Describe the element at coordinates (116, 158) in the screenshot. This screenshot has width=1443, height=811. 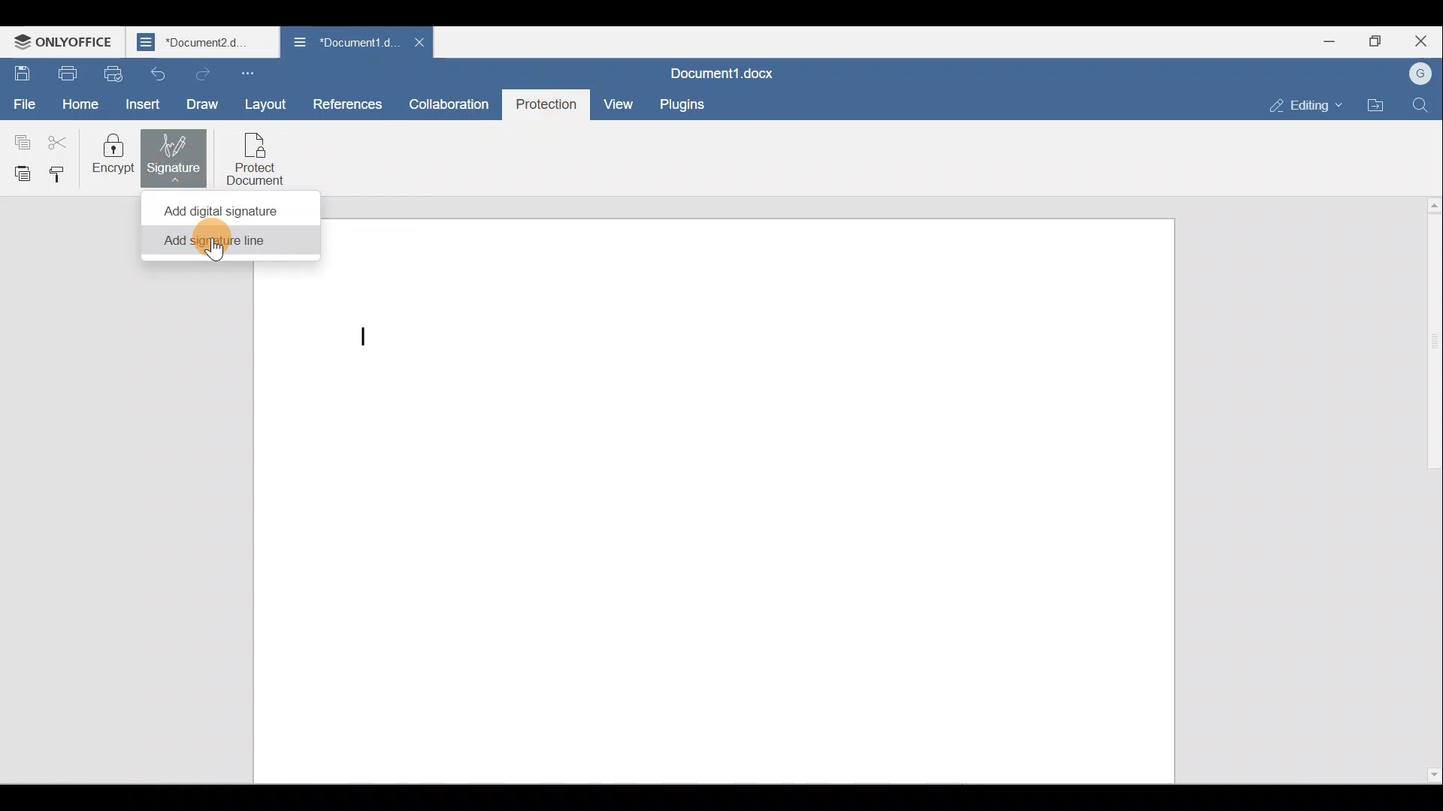
I see `Encrypt` at that location.